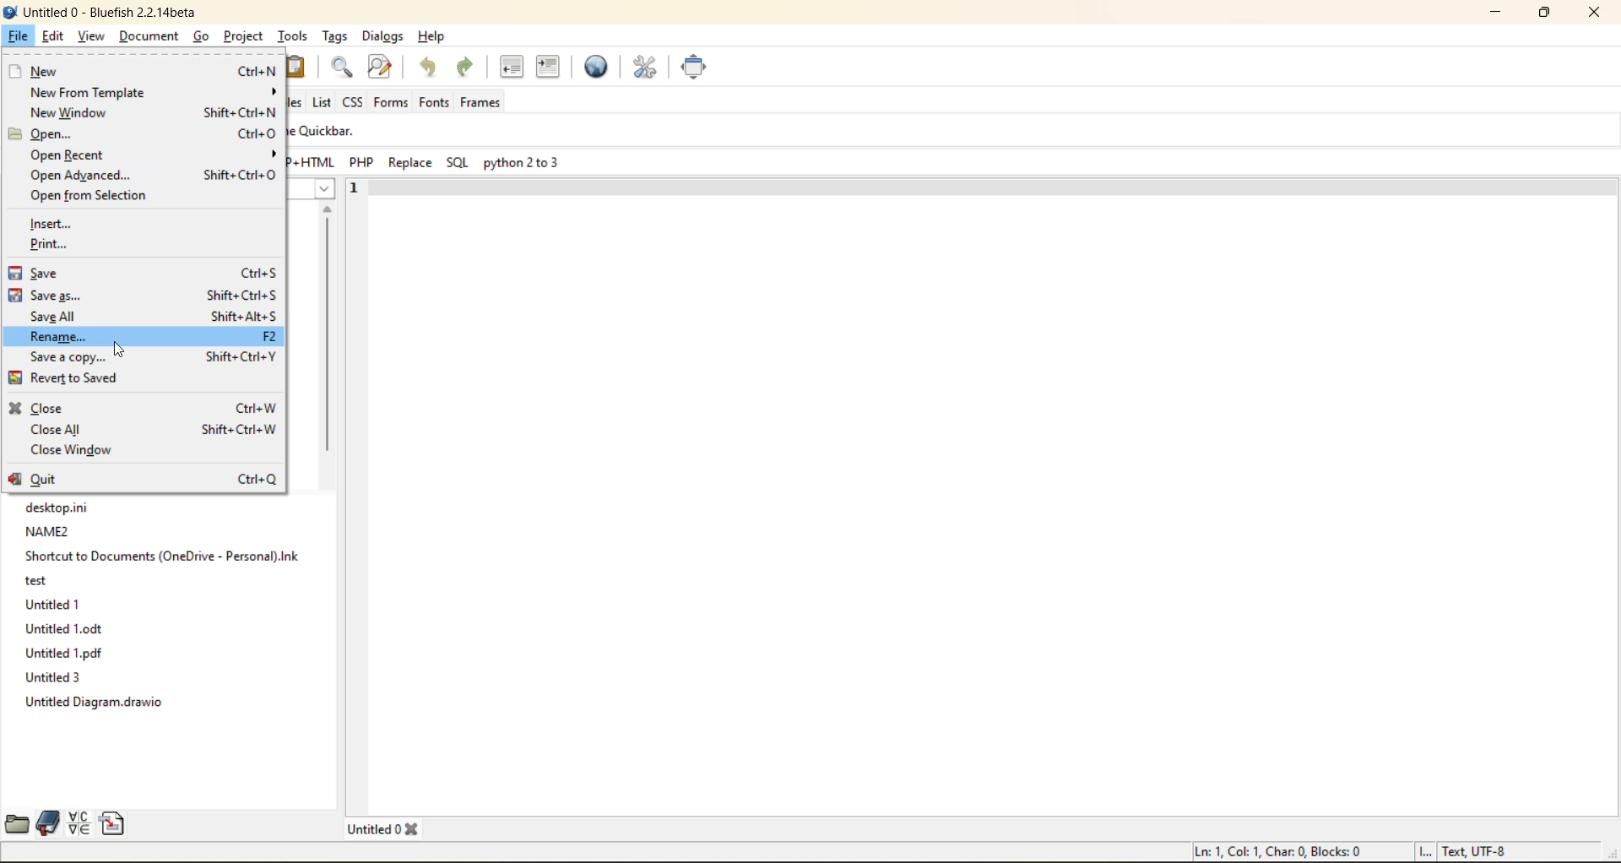  What do you see at coordinates (46, 824) in the screenshot?
I see `bookmarks` at bounding box center [46, 824].